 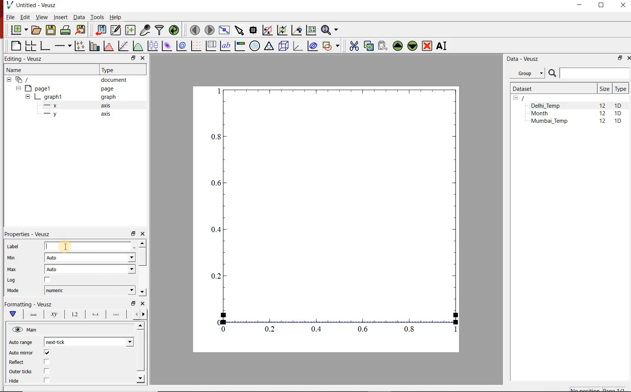 What do you see at coordinates (32, 314) in the screenshot?
I see `Axis line` at bounding box center [32, 314].